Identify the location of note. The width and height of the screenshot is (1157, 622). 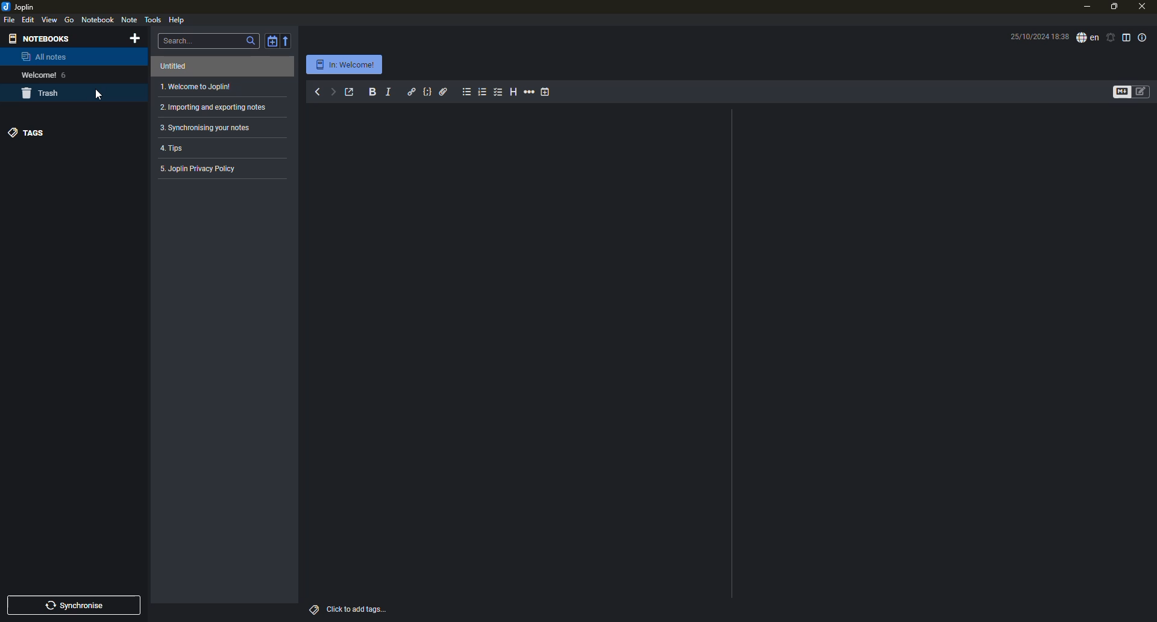
(131, 20).